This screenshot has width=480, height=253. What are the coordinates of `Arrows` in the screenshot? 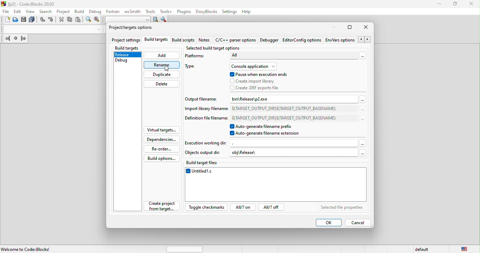 It's located at (365, 40).